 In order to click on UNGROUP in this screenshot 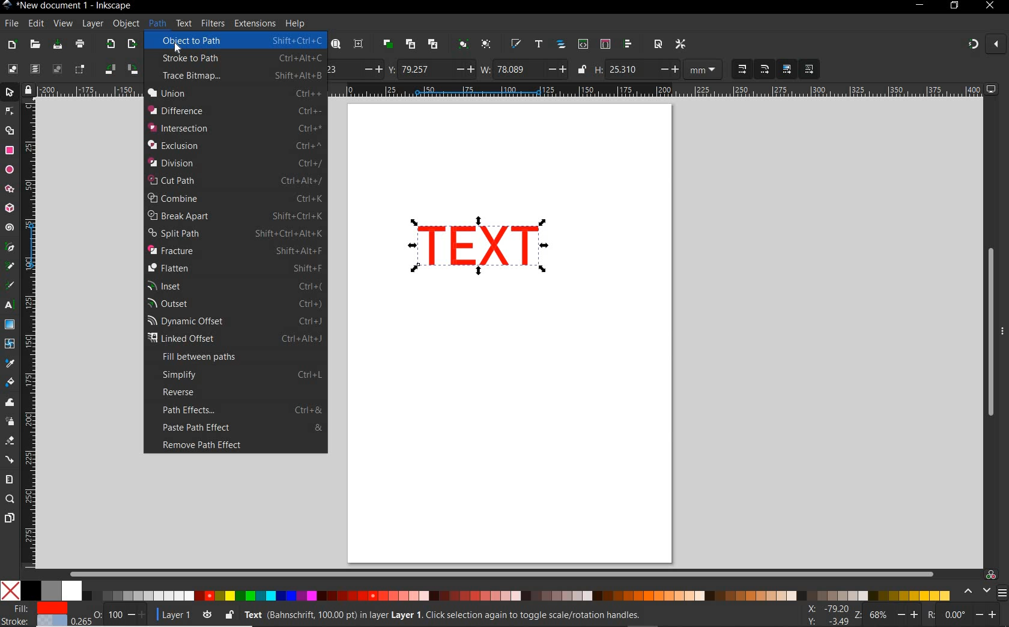, I will do `click(486, 44)`.